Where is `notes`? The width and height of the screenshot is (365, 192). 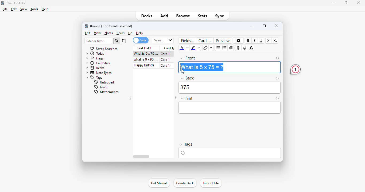
notes is located at coordinates (108, 33).